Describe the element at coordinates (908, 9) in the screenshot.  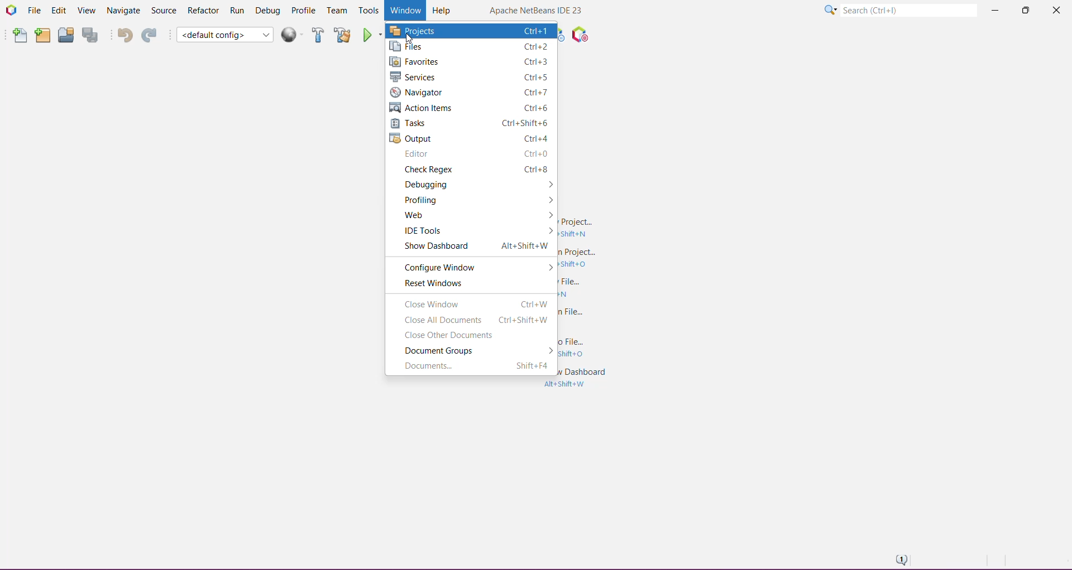
I see `Search` at that location.